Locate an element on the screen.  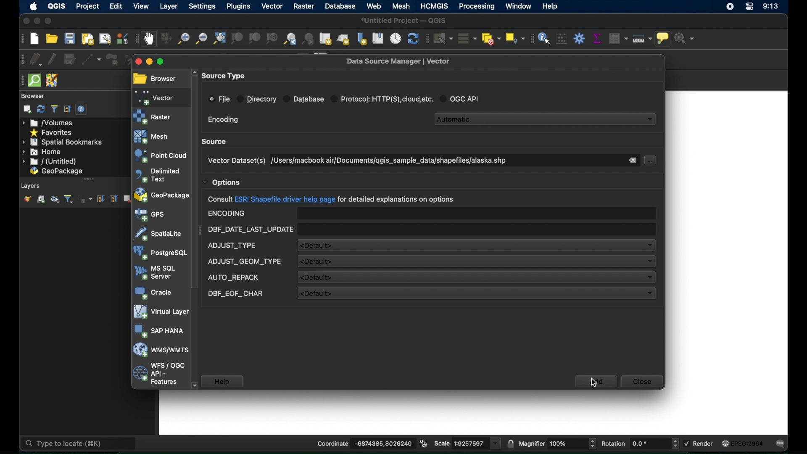
processing is located at coordinates (478, 7).